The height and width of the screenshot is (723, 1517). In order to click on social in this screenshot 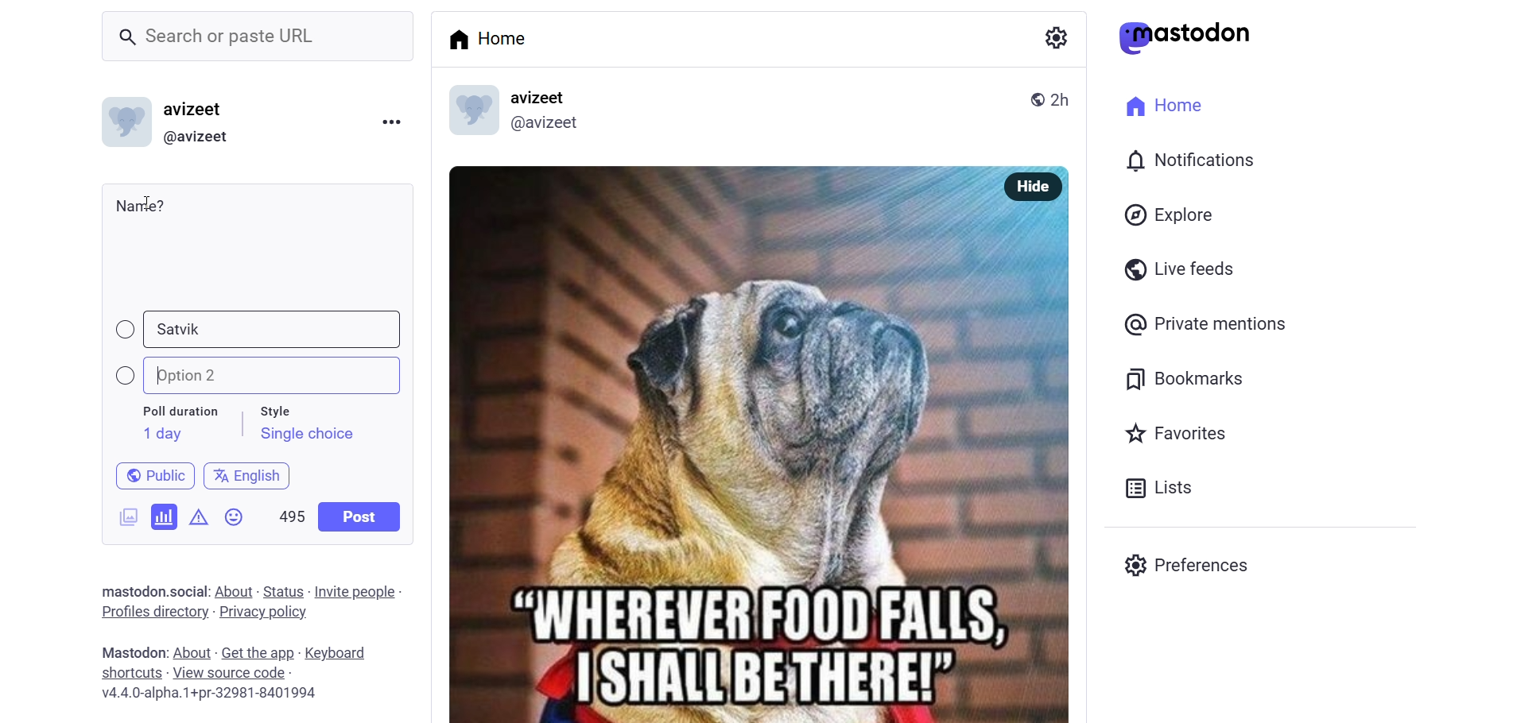, I will do `click(186, 591)`.